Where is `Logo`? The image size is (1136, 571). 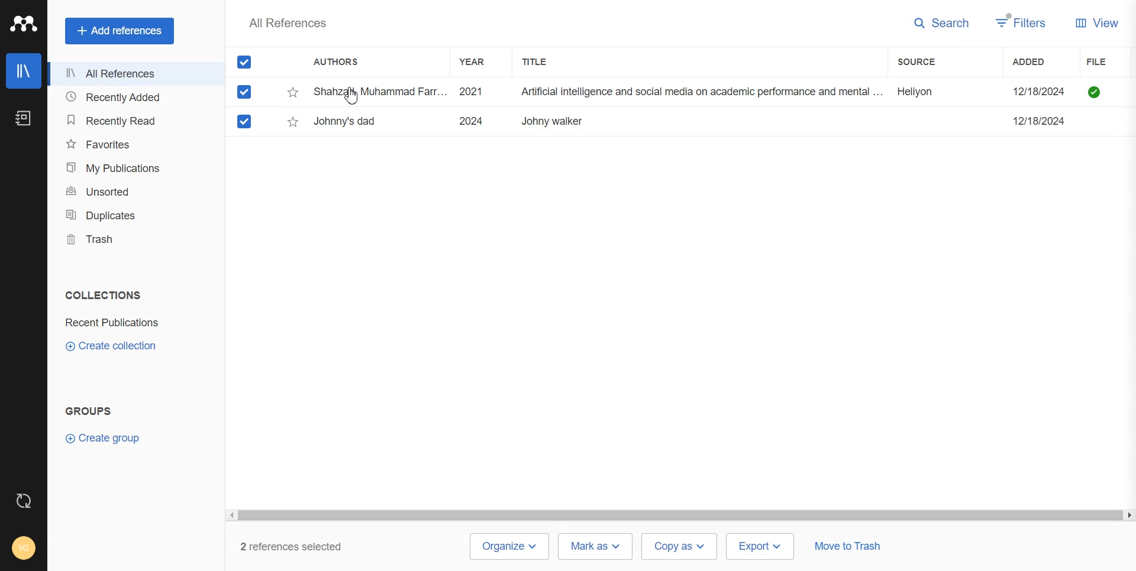 Logo is located at coordinates (23, 23).